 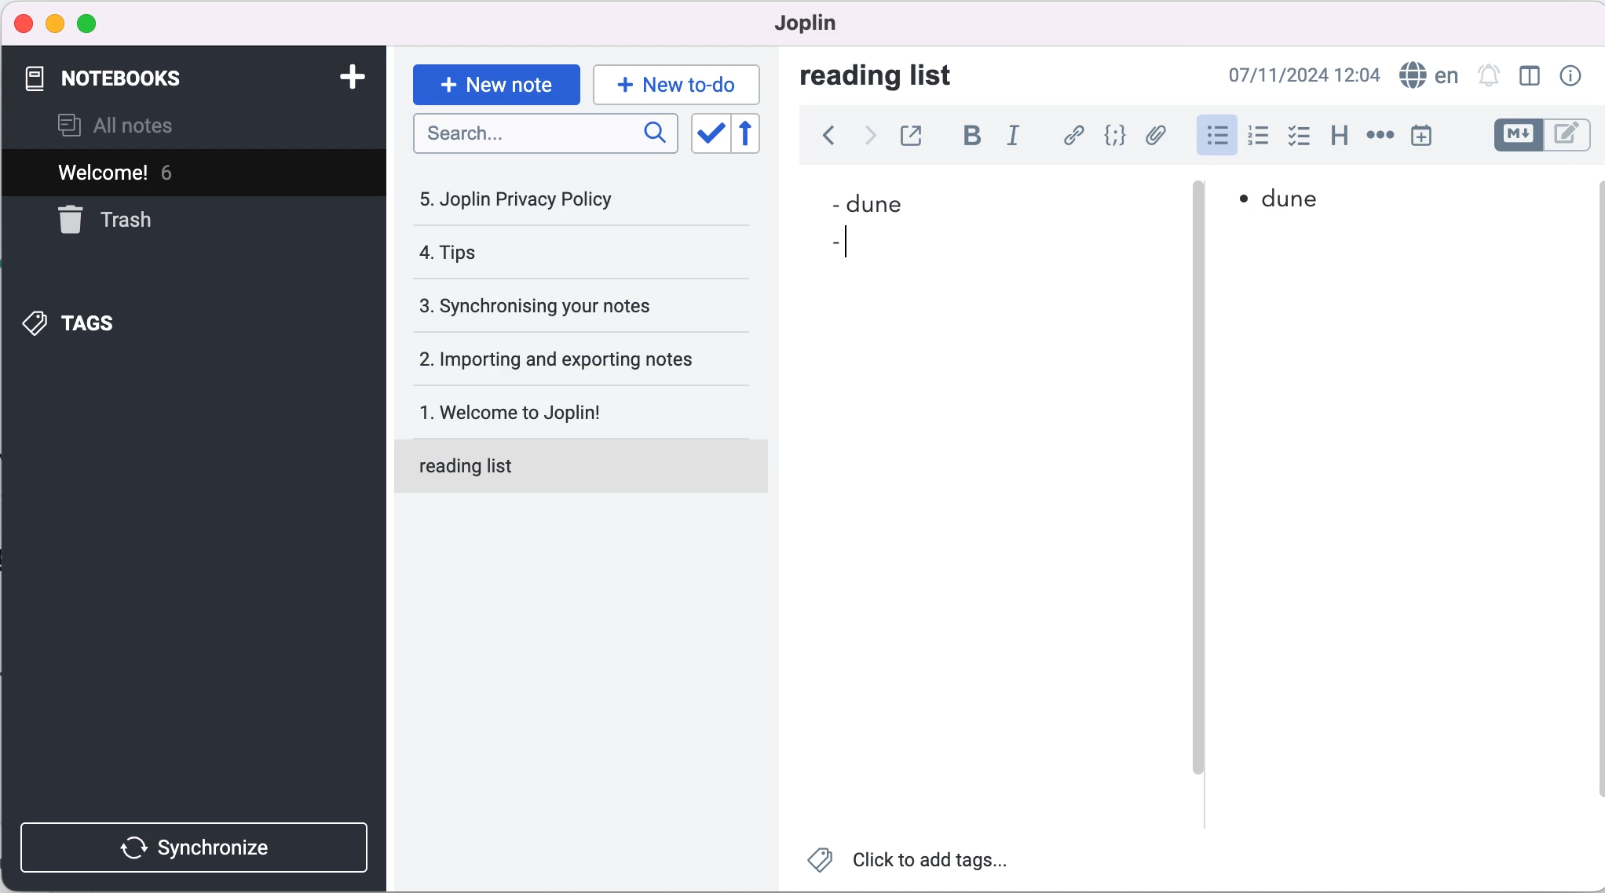 What do you see at coordinates (140, 125) in the screenshot?
I see `all notes` at bounding box center [140, 125].